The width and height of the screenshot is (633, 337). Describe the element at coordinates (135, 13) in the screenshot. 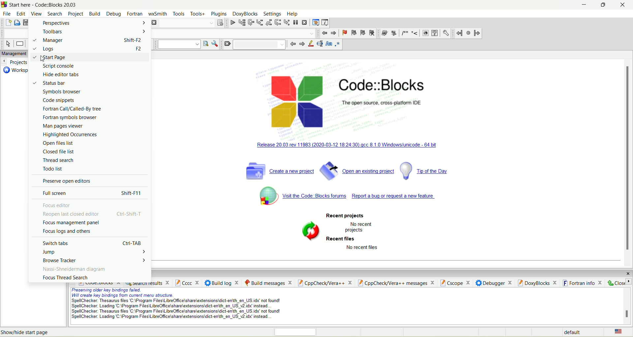

I see `Fortan` at that location.